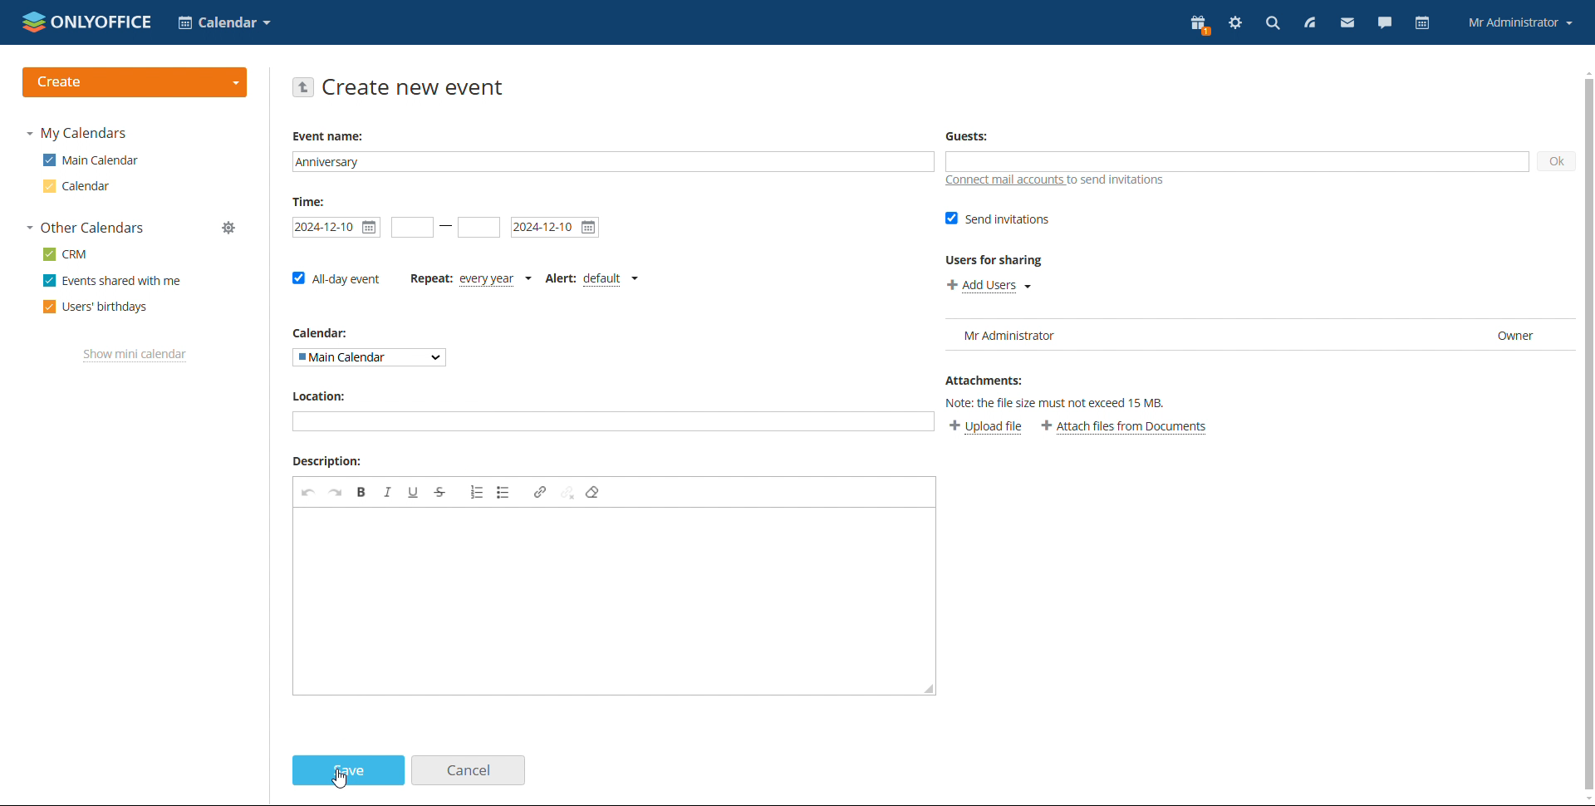  I want to click on present, so click(1198, 25).